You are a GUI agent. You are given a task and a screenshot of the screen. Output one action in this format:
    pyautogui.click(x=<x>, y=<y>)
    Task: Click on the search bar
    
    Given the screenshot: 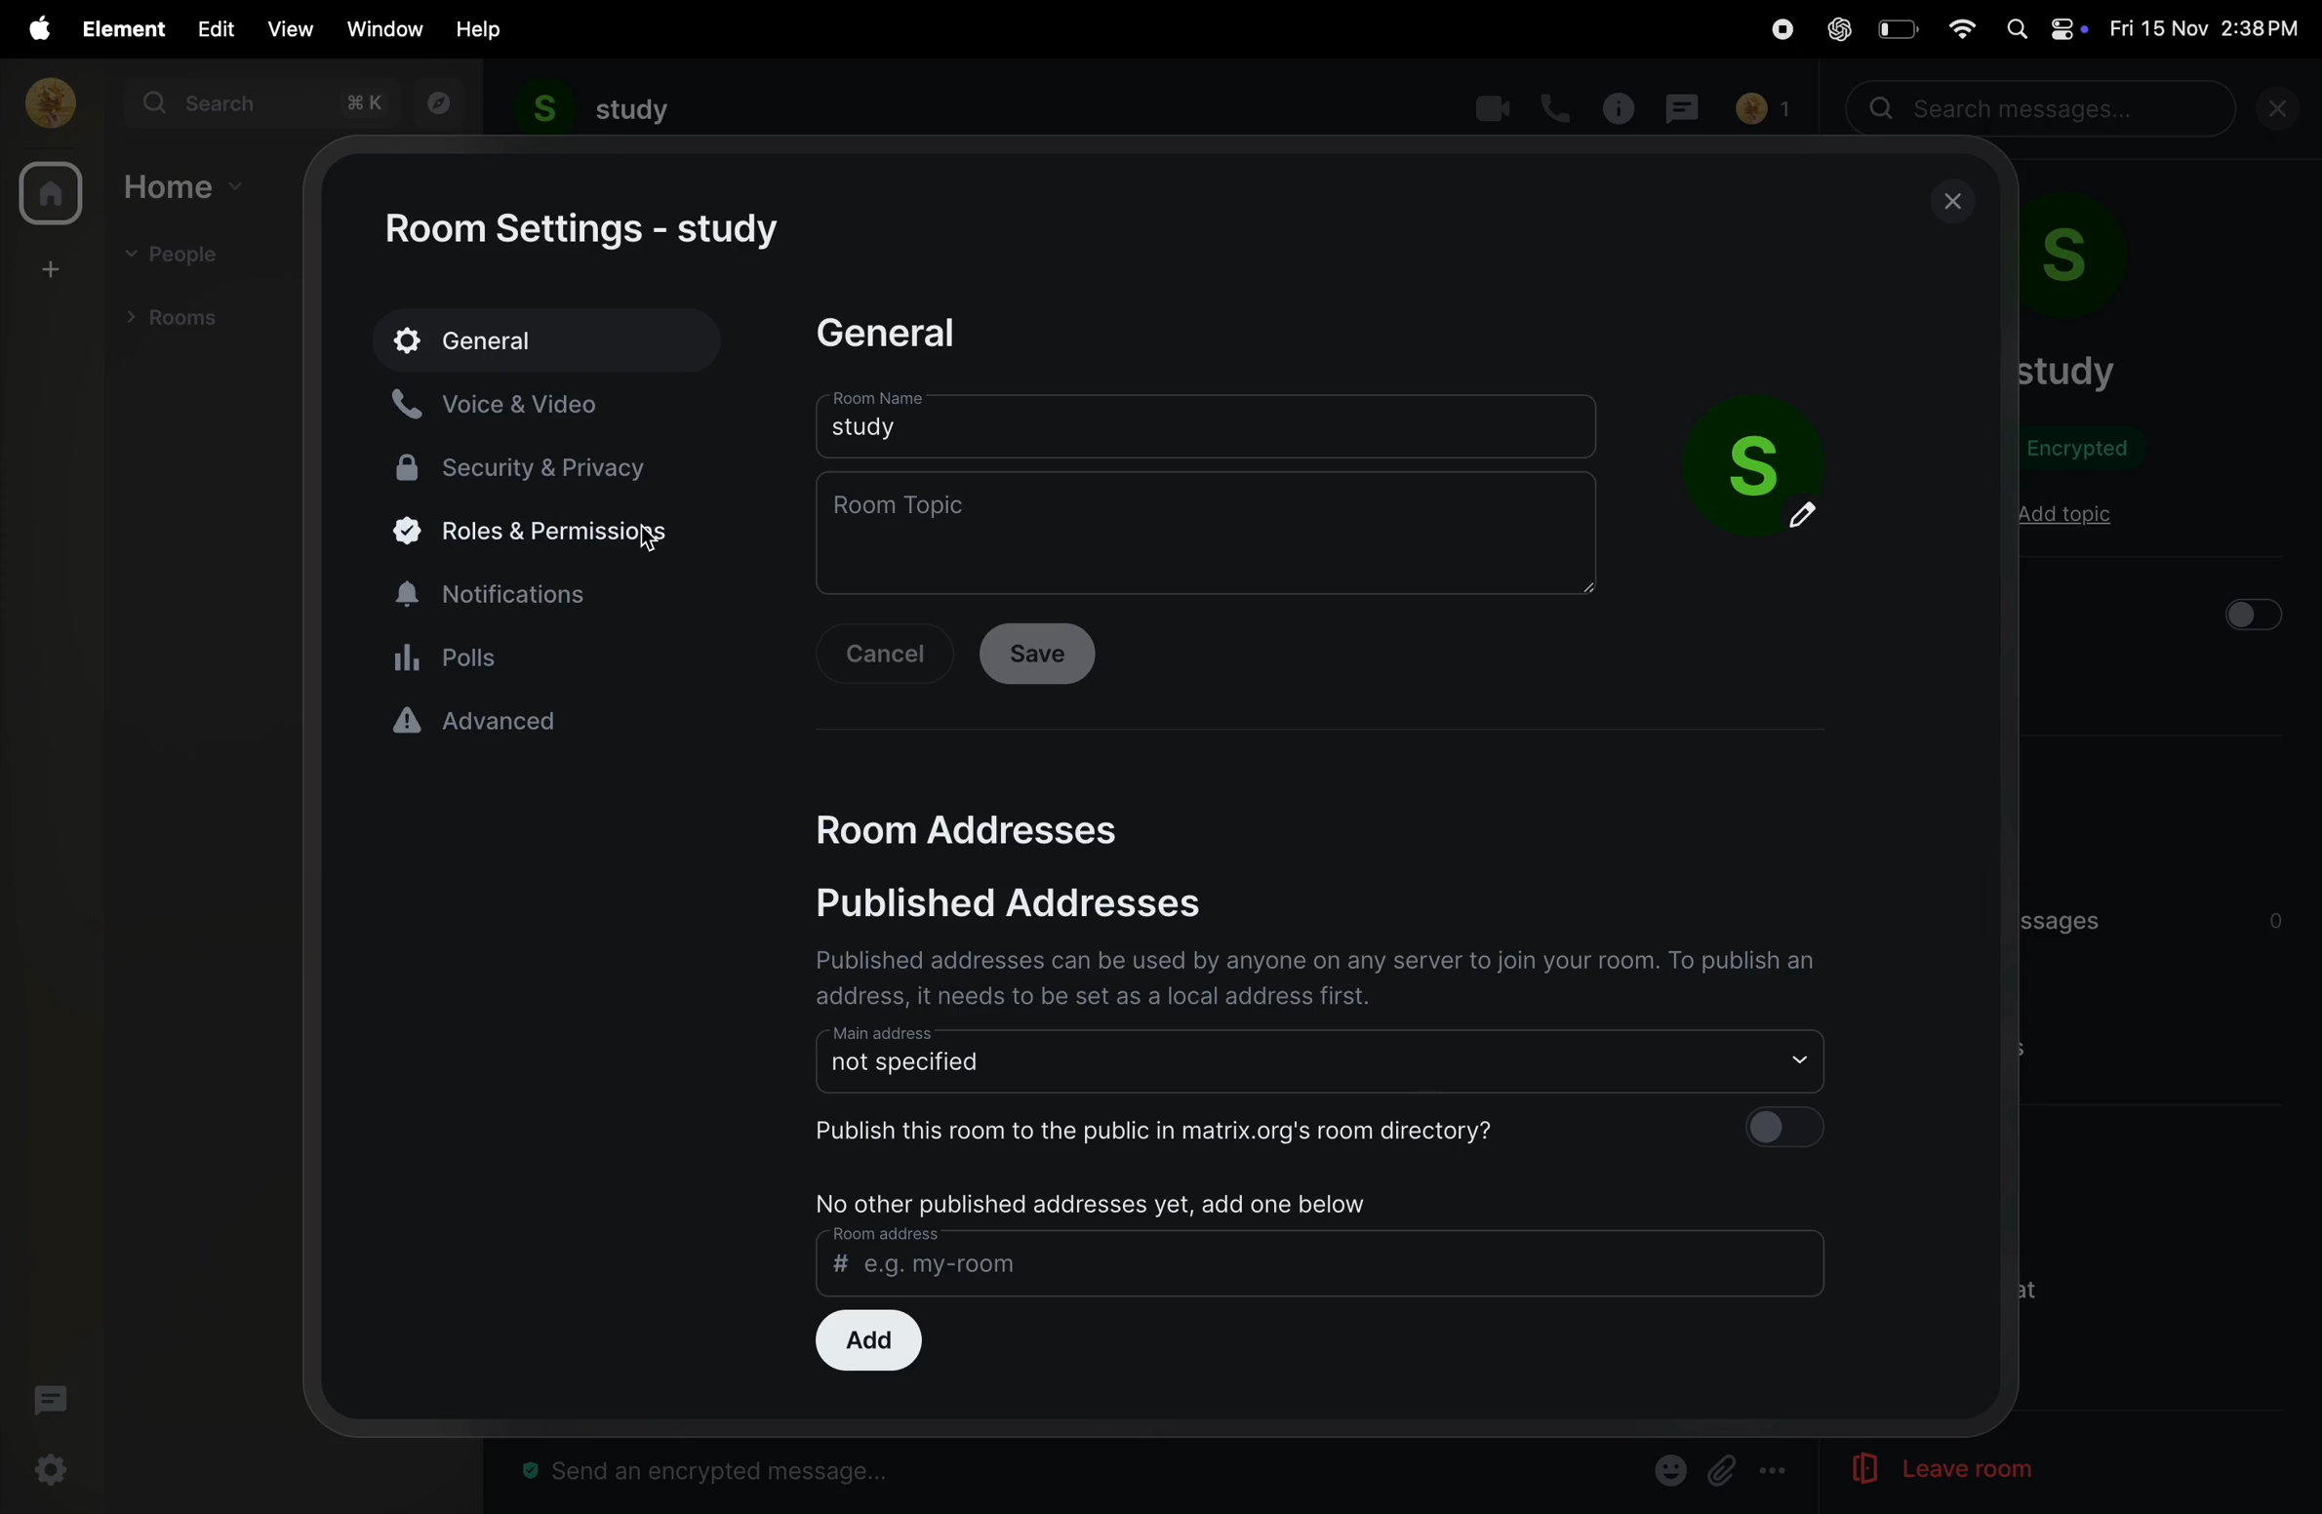 What is the action you would take?
    pyautogui.click(x=2045, y=109)
    